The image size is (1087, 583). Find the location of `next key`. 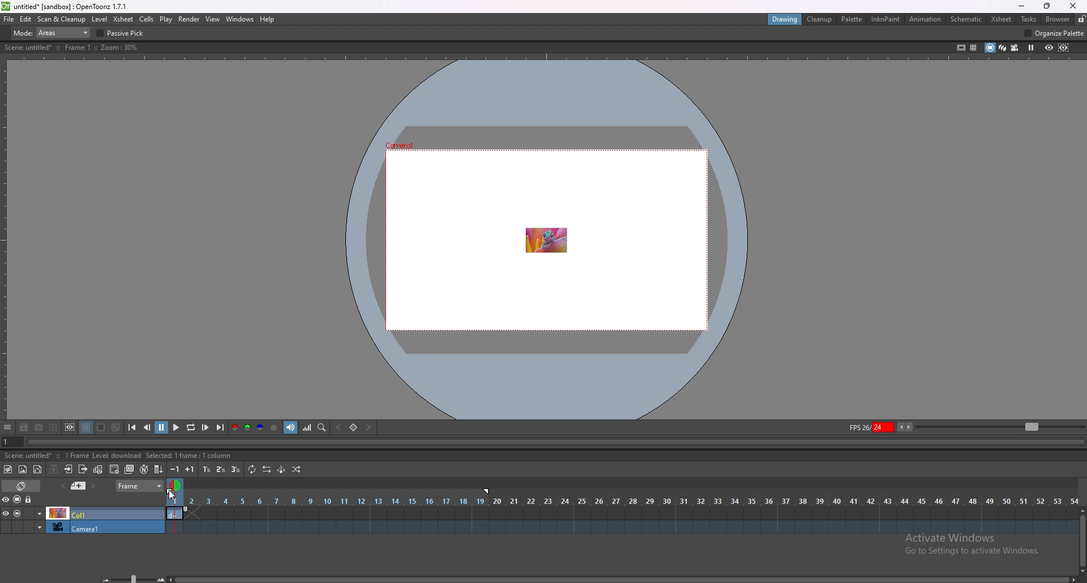

next key is located at coordinates (367, 427).